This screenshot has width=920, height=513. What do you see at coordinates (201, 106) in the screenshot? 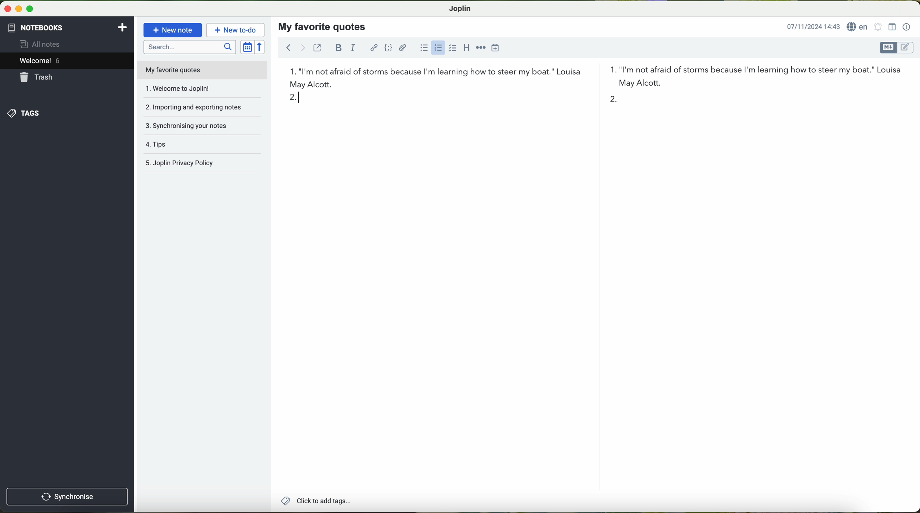
I see `importing and exporting notes` at bounding box center [201, 106].